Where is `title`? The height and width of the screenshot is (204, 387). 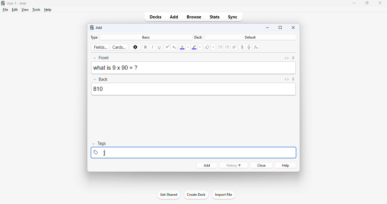
title is located at coordinates (17, 3).